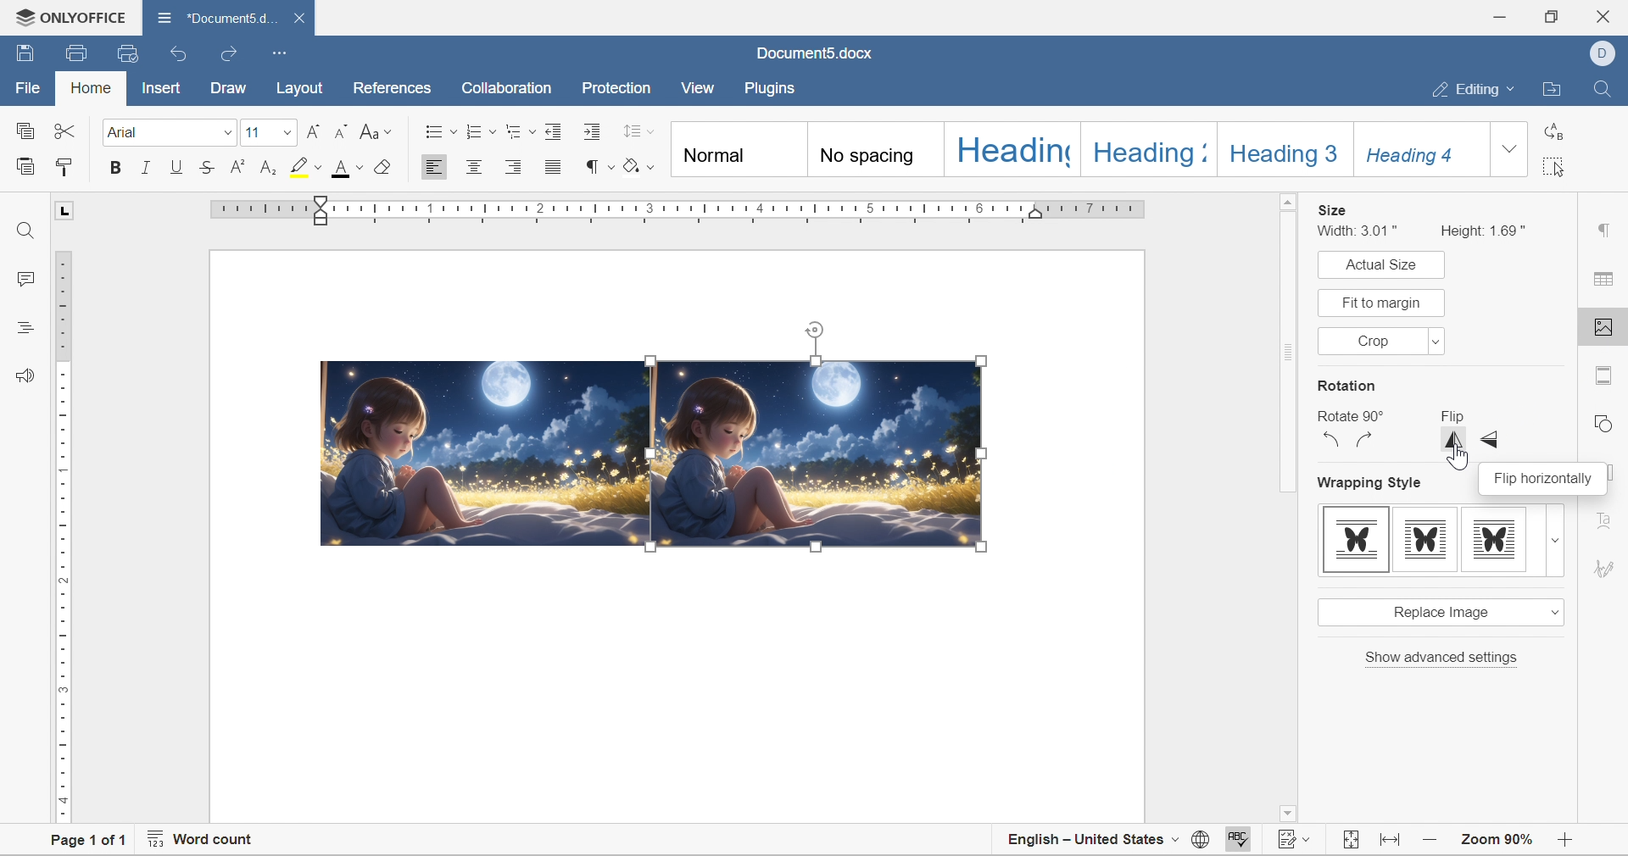  I want to click on redo, so click(231, 55).